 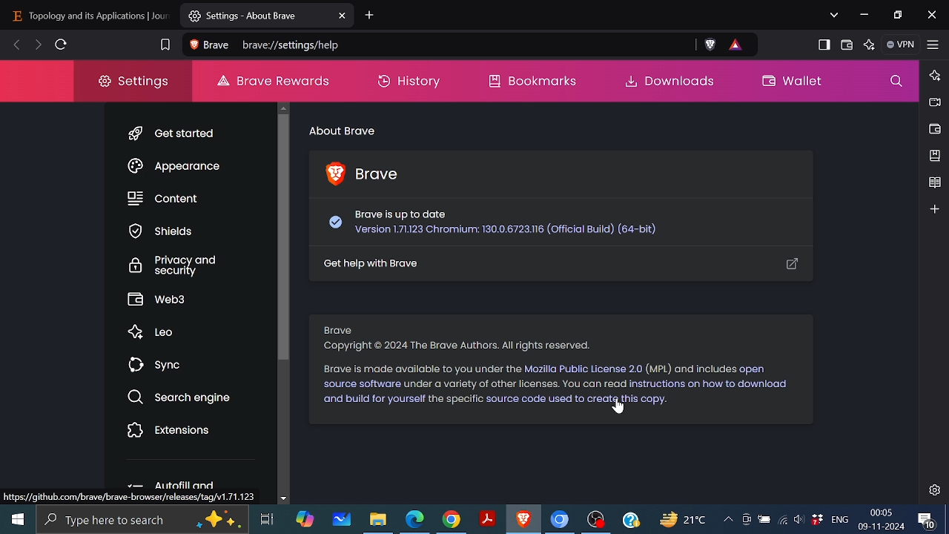 What do you see at coordinates (156, 332) in the screenshot?
I see `Leo` at bounding box center [156, 332].